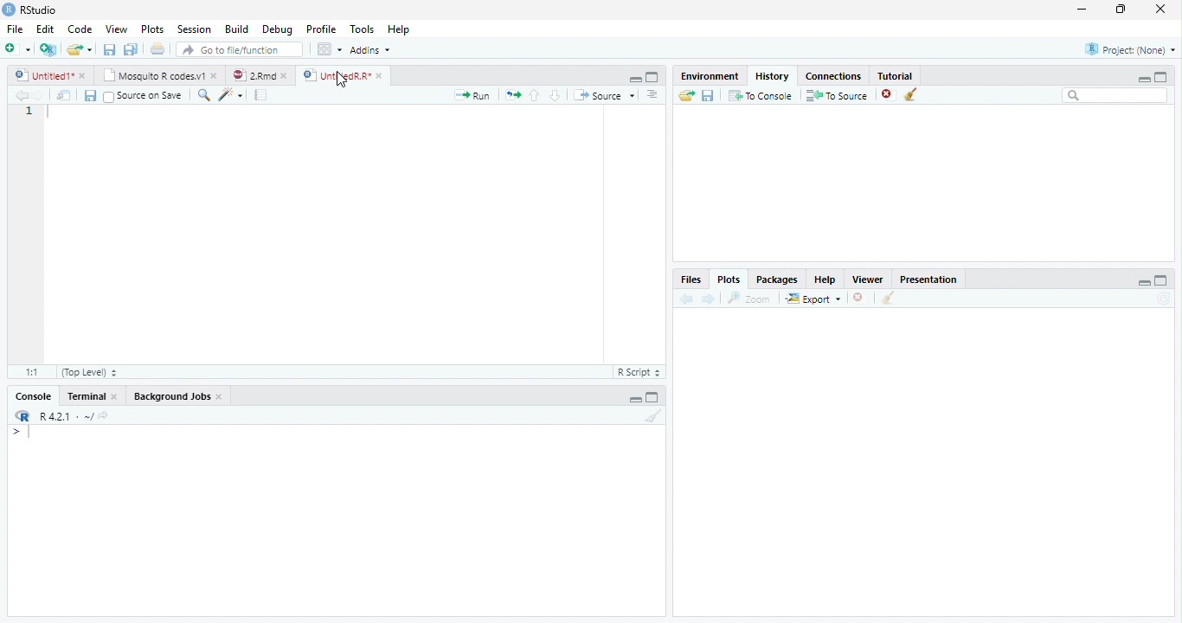 The image size is (1182, 623). What do you see at coordinates (813, 299) in the screenshot?
I see `Export` at bounding box center [813, 299].